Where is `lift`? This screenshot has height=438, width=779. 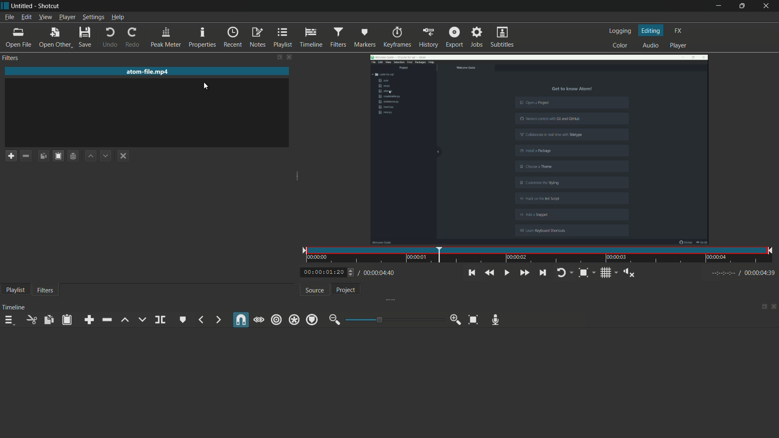 lift is located at coordinates (125, 321).